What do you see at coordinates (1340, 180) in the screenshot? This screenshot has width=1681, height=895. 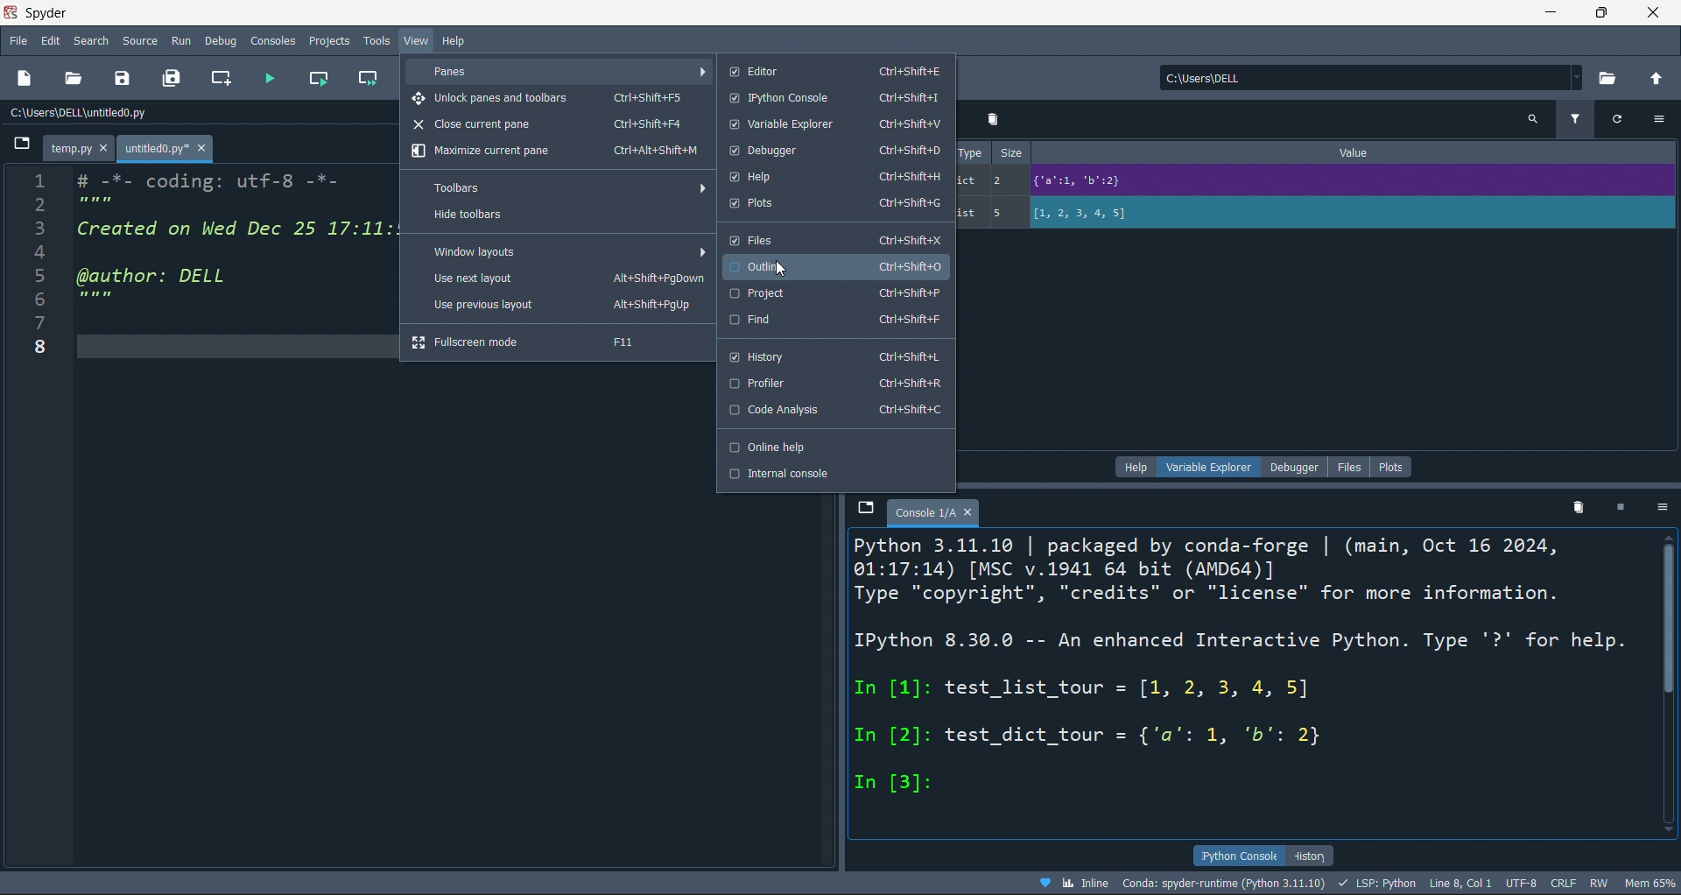 I see `value of variable` at bounding box center [1340, 180].